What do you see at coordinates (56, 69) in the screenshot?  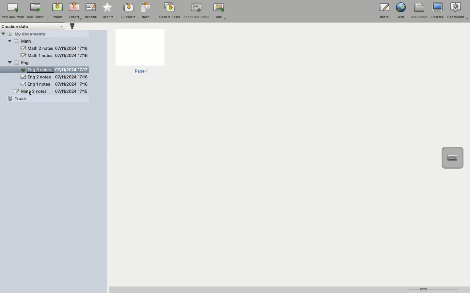 I see `Eng 3 notes 07/11/2024` at bounding box center [56, 69].